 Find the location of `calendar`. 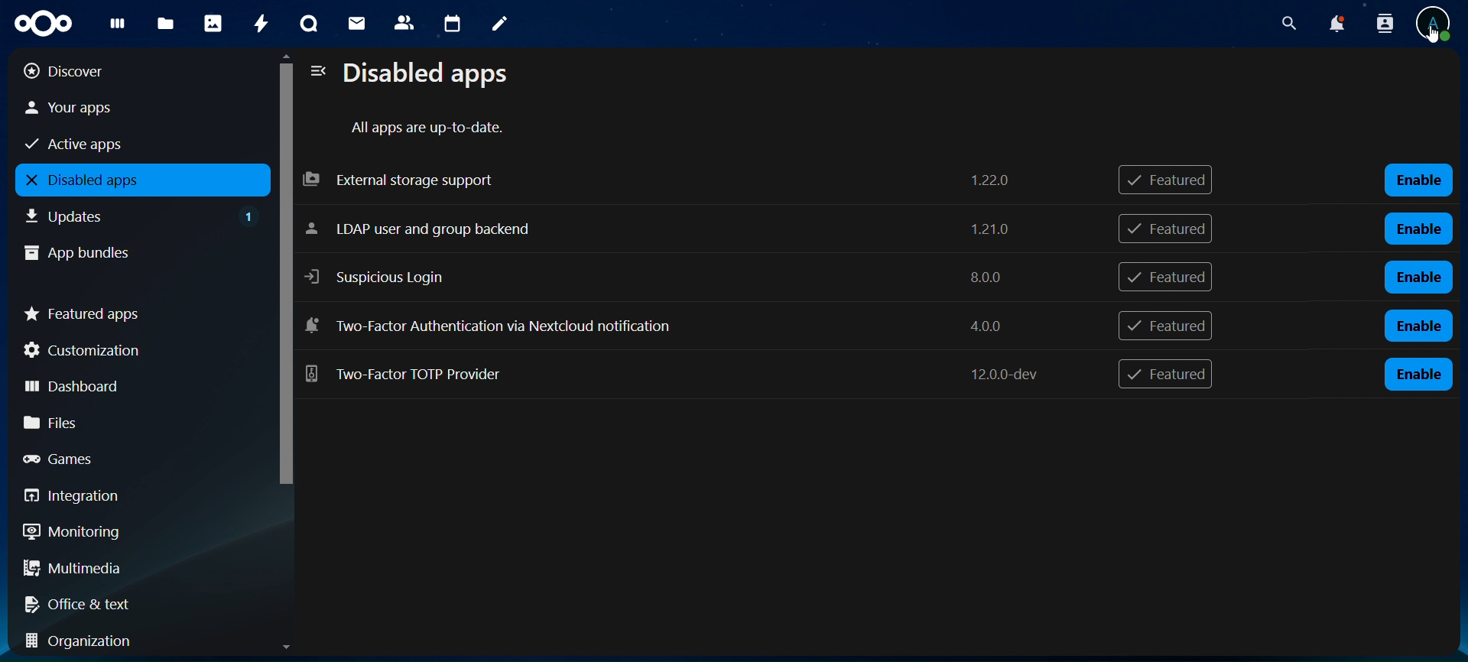

calendar is located at coordinates (453, 24).